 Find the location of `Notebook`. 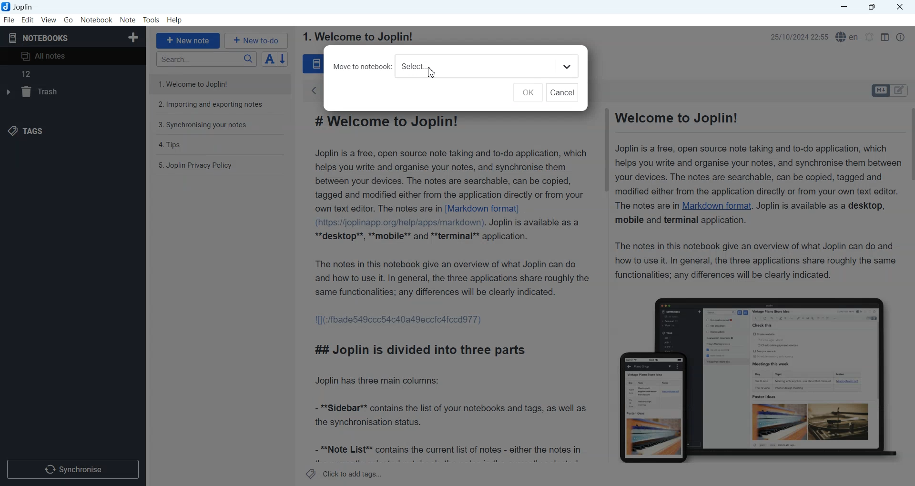

Notebook is located at coordinates (97, 20).